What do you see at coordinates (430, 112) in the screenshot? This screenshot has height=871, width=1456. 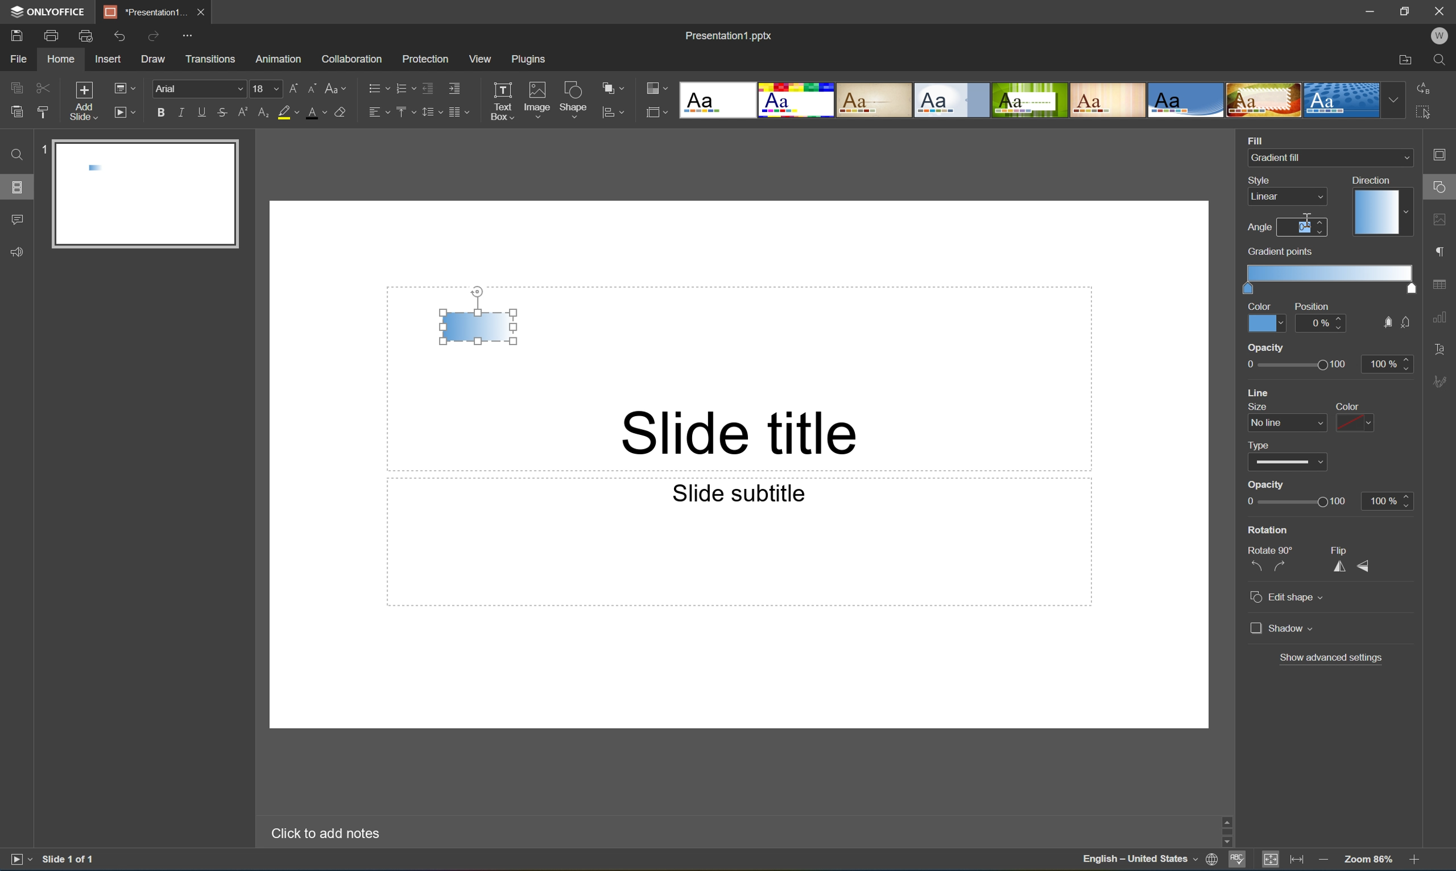 I see `Line spacing` at bounding box center [430, 112].